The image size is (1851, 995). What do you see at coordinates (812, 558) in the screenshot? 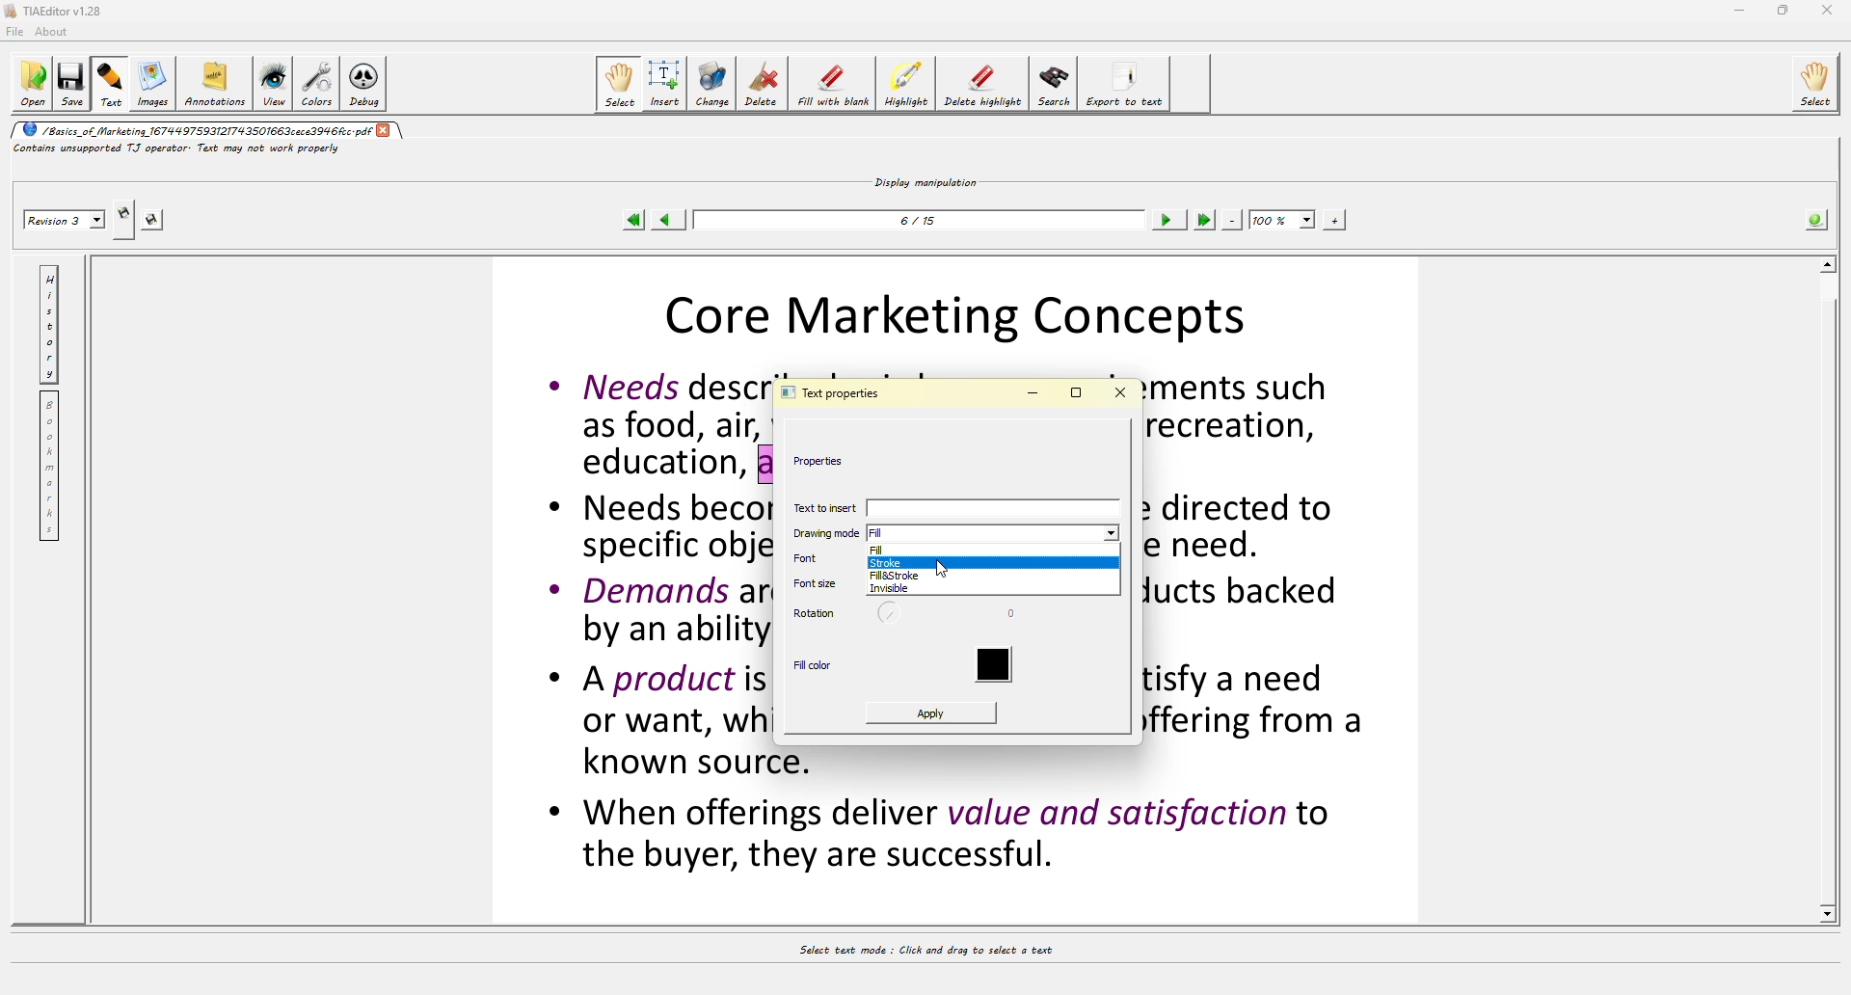
I see `font` at bounding box center [812, 558].